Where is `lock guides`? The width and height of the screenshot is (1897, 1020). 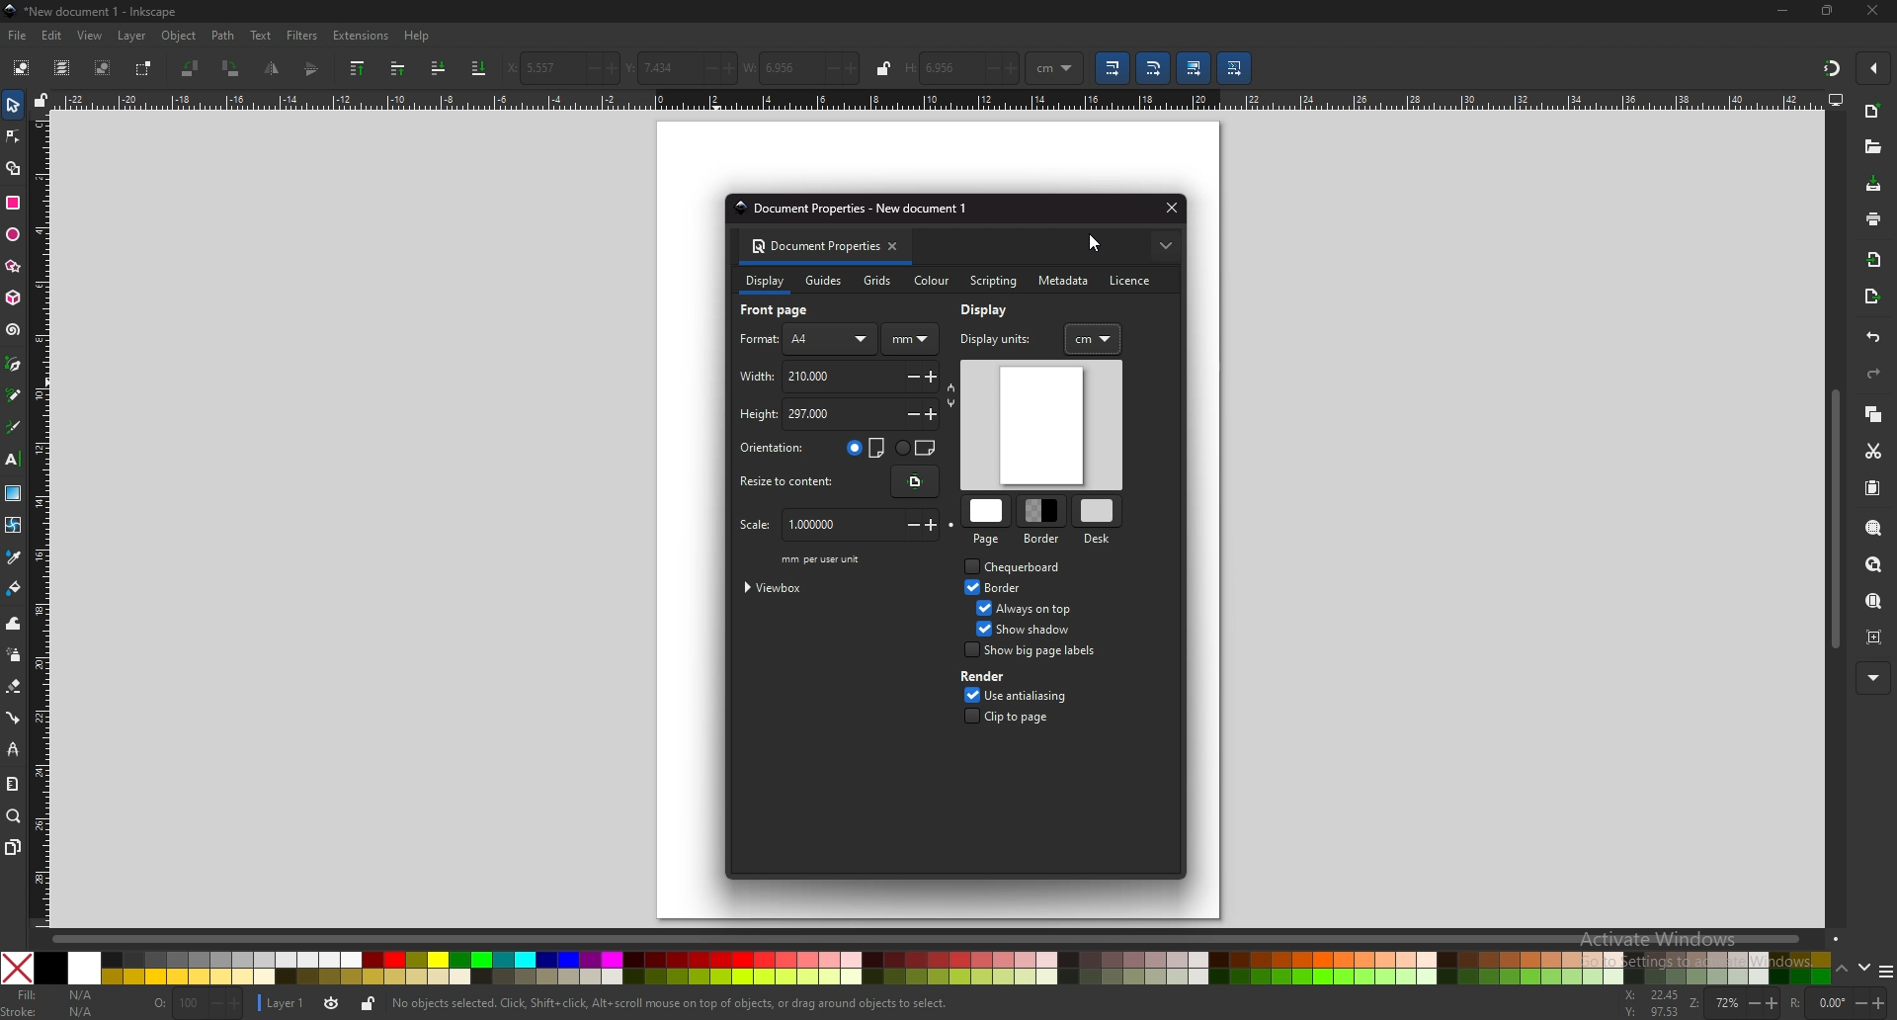 lock guides is located at coordinates (41, 101).